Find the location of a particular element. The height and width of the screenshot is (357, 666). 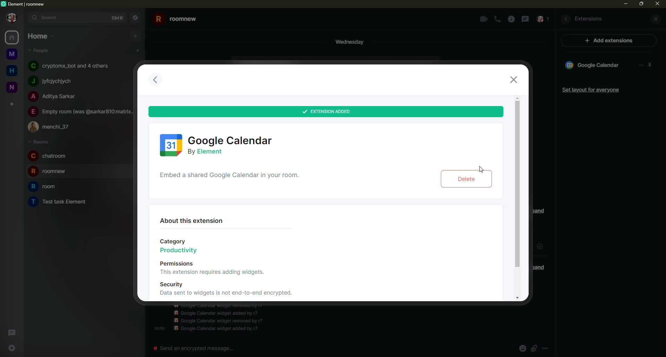

Permissions is located at coordinates (177, 264).